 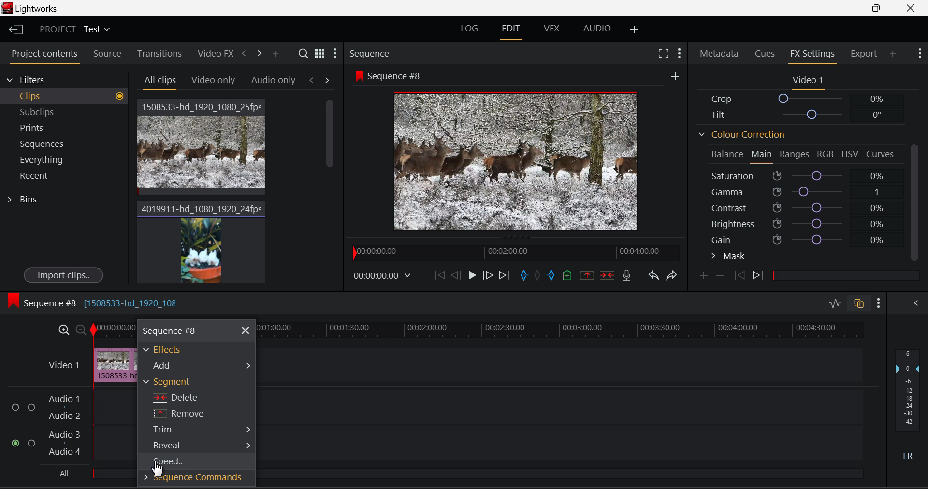 I want to click on Settings, so click(x=337, y=54).